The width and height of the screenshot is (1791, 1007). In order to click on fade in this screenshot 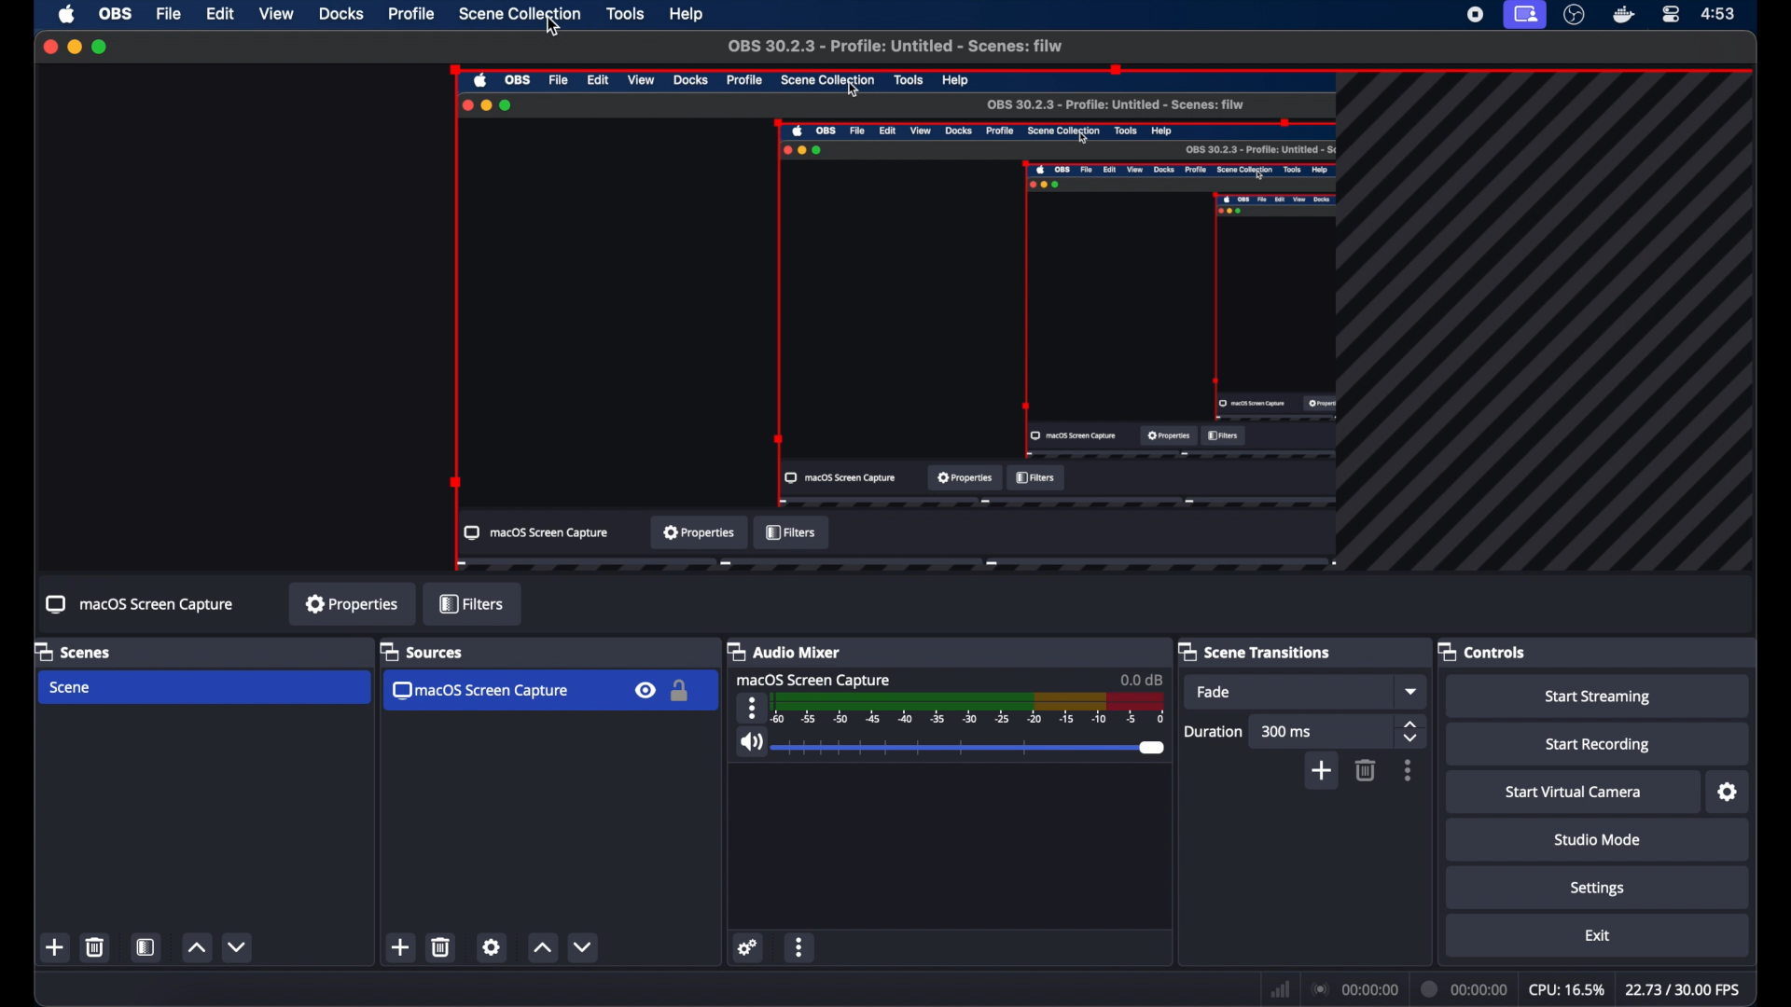, I will do `click(1213, 693)`.